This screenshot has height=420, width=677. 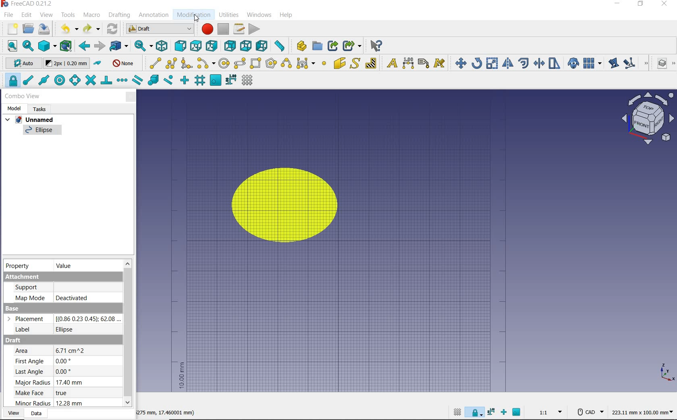 What do you see at coordinates (665, 4) in the screenshot?
I see `close` at bounding box center [665, 4].